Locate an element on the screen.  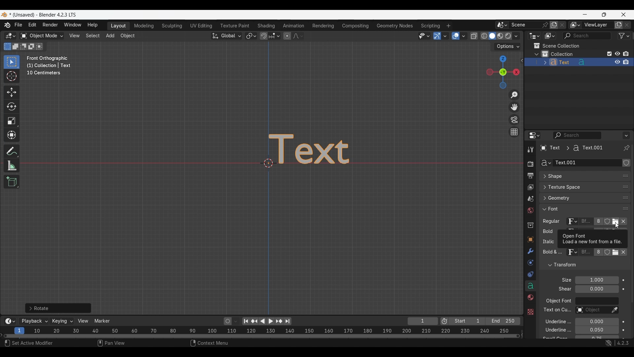
Scene property, current selection is located at coordinates (530, 199).